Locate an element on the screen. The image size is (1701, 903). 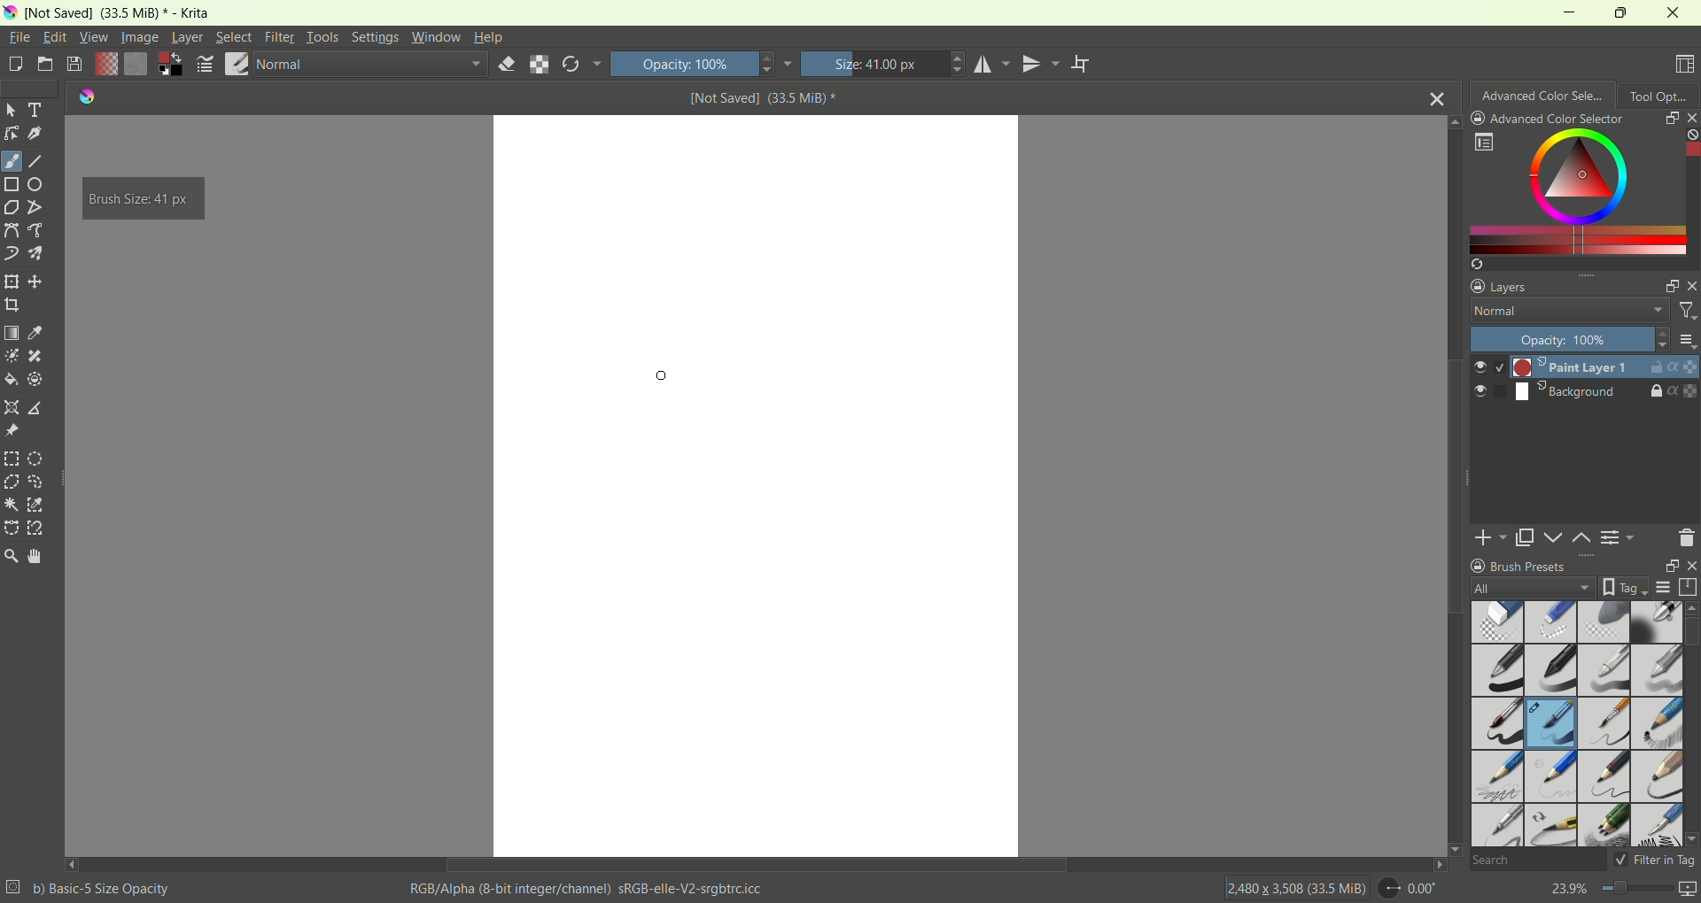
select shapes is located at coordinates (12, 111).